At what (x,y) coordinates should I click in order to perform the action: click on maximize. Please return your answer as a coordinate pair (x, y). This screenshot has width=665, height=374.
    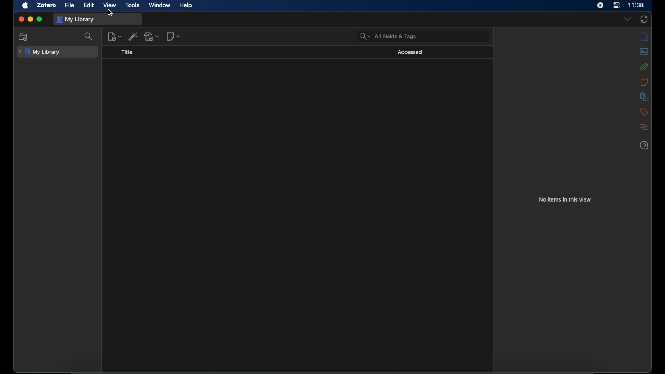
    Looking at the image, I should click on (39, 19).